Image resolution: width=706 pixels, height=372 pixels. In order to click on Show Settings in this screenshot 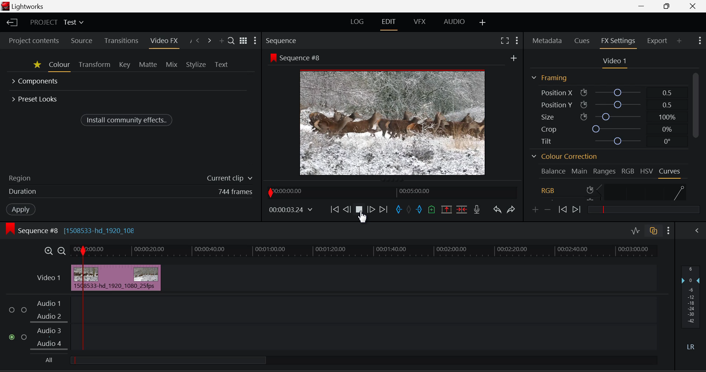, I will do `click(699, 42)`.